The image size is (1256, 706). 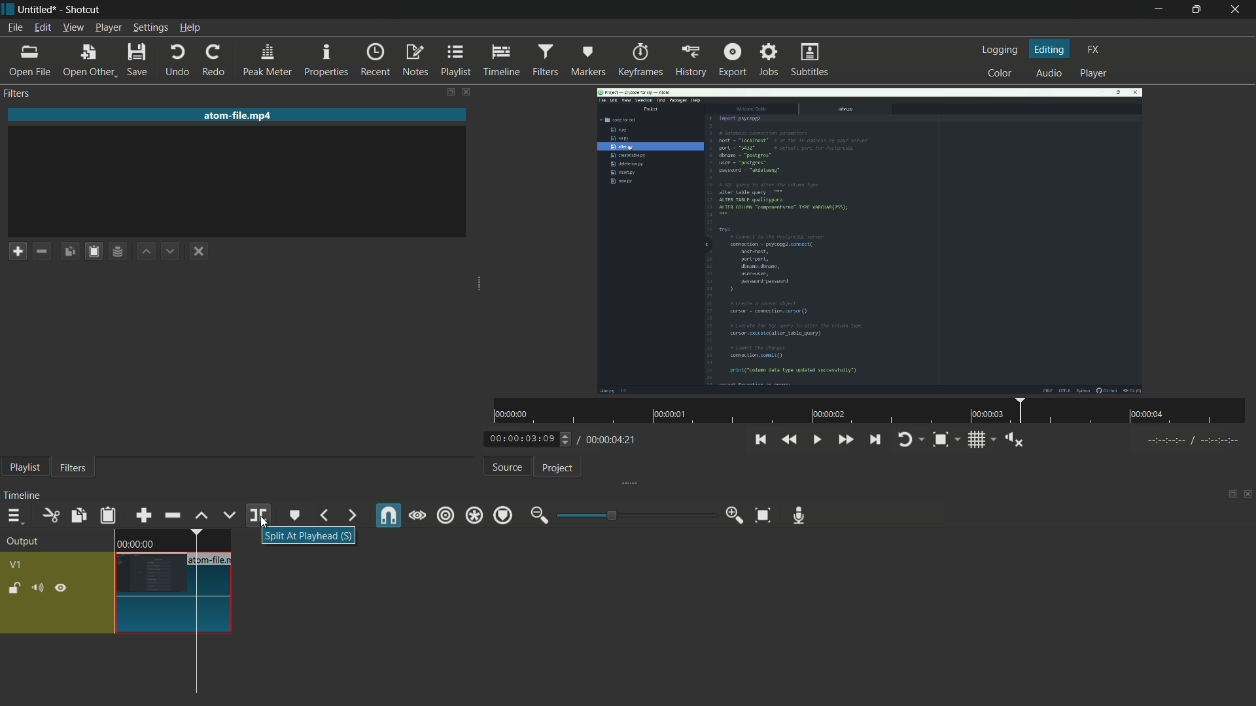 I want to click on save, so click(x=138, y=59).